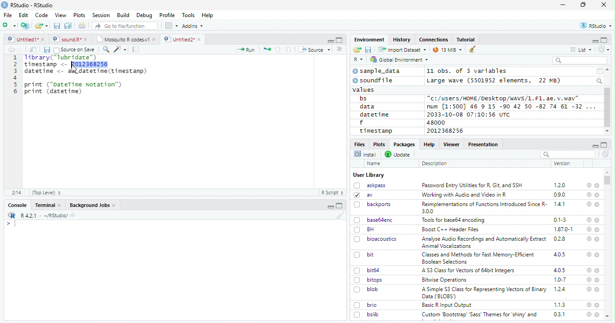 This screenshot has width=615, height=323. I want to click on 1.87.0-1, so click(563, 229).